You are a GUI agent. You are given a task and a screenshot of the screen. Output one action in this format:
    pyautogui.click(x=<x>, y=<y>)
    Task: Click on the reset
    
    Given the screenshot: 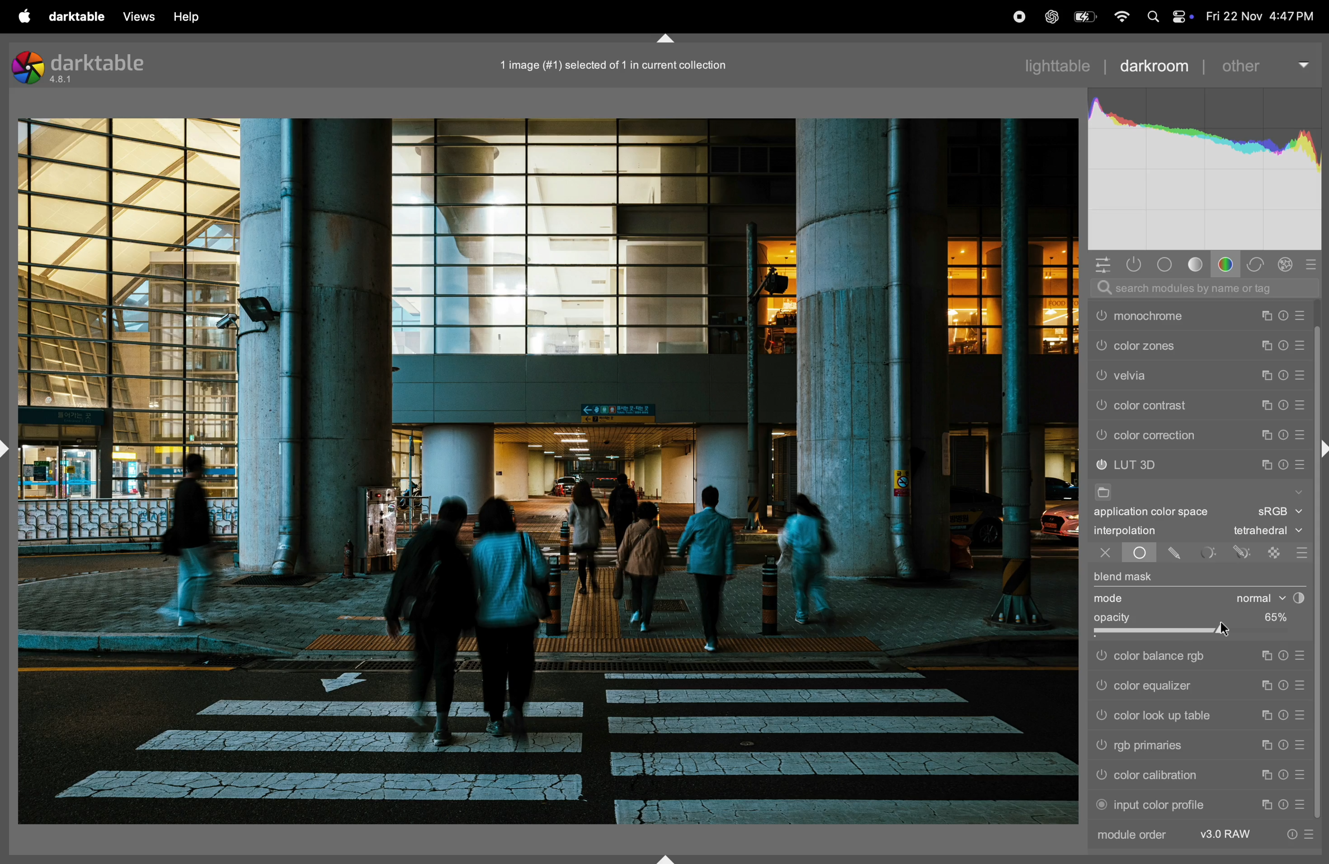 What is the action you would take?
    pyautogui.click(x=1283, y=372)
    